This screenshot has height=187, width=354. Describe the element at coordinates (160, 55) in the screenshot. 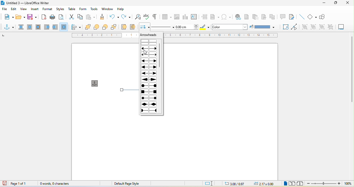

I see `vertical scroll bar` at that location.